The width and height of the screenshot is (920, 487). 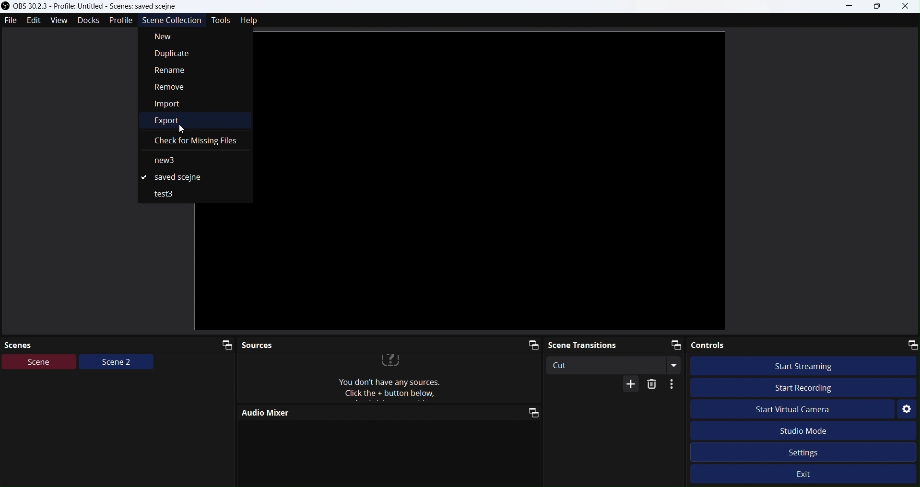 I want to click on new3, so click(x=161, y=160).